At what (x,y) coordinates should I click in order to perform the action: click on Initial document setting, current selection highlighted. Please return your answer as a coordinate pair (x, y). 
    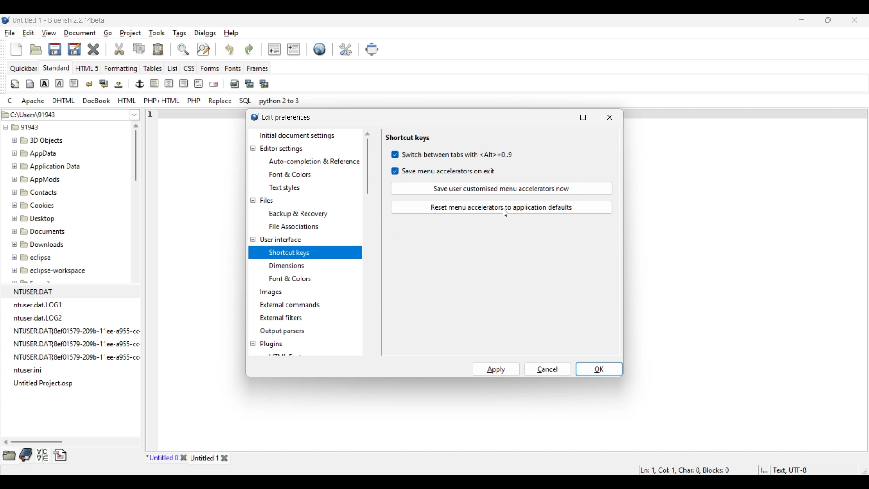
    Looking at the image, I should click on (305, 135).